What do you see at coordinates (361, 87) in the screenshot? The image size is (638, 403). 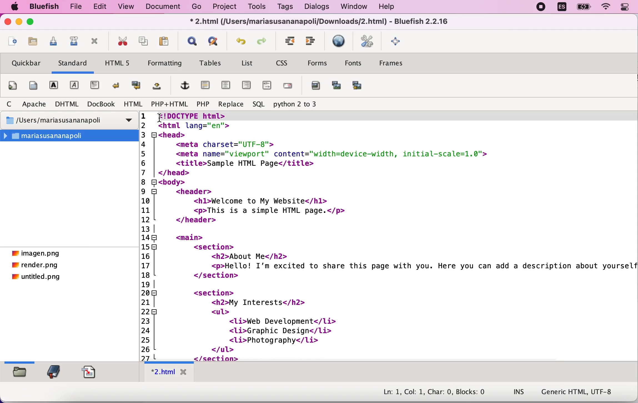 I see `multi thumbnail` at bounding box center [361, 87].